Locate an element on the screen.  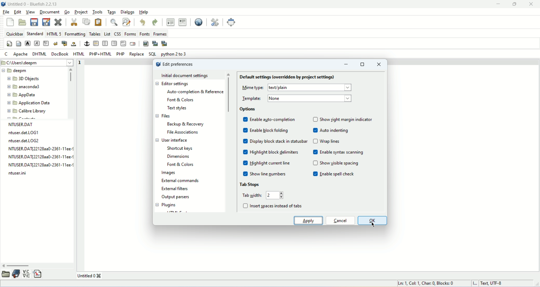
body is located at coordinates (19, 43).